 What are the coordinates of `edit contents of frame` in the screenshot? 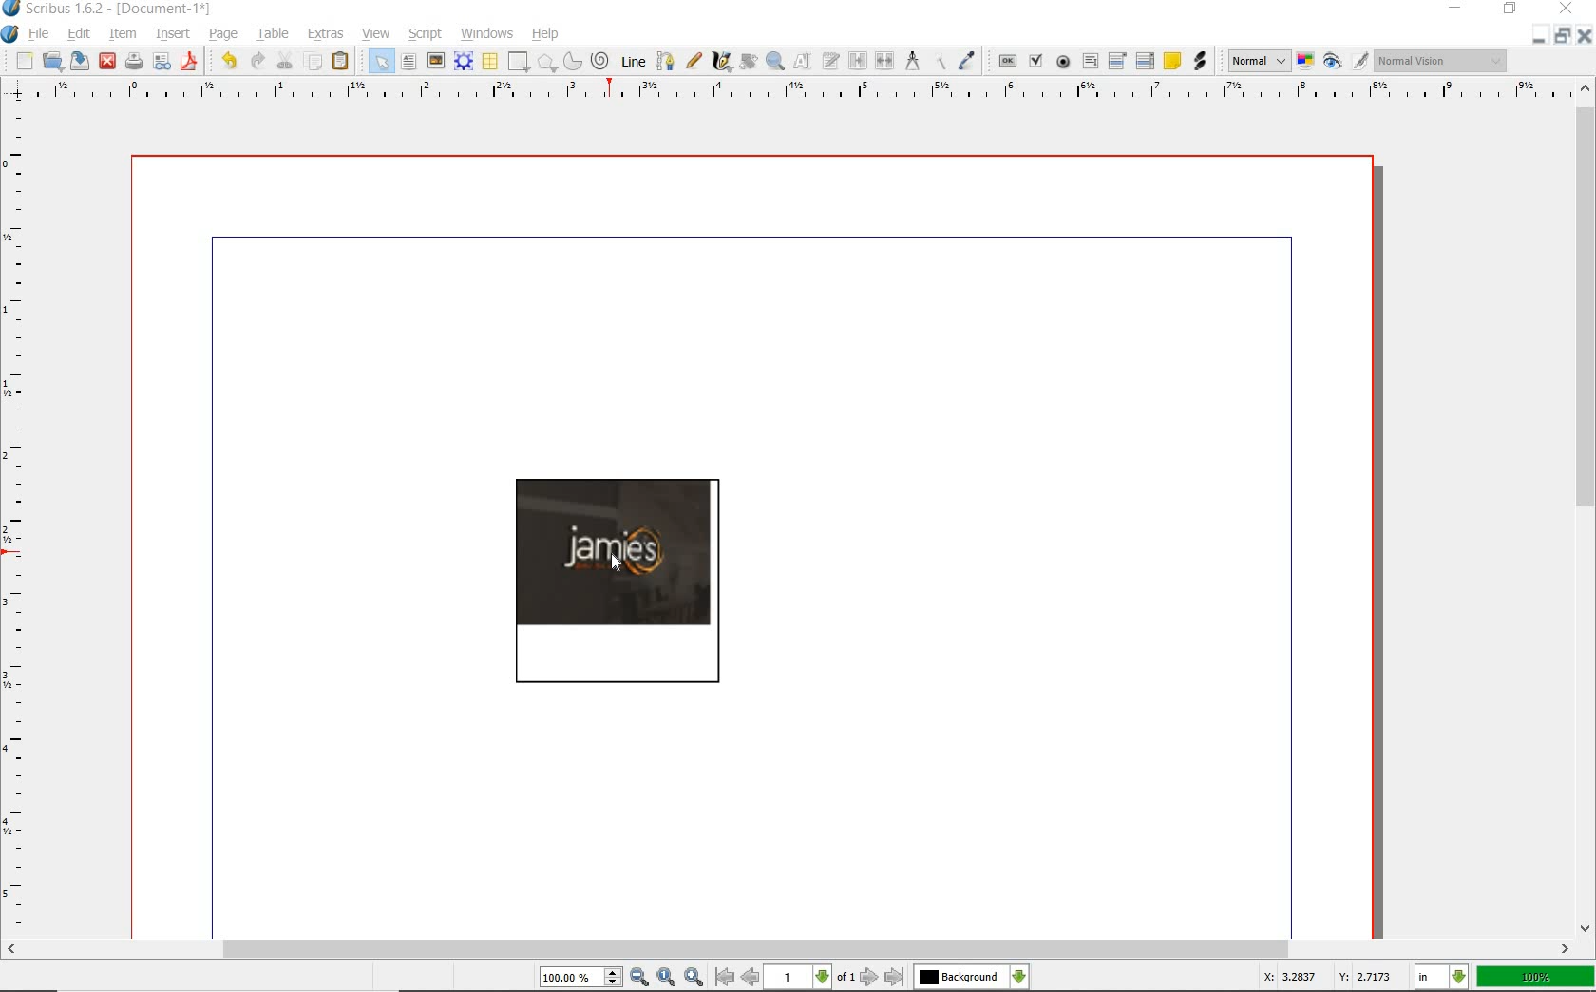 It's located at (802, 61).